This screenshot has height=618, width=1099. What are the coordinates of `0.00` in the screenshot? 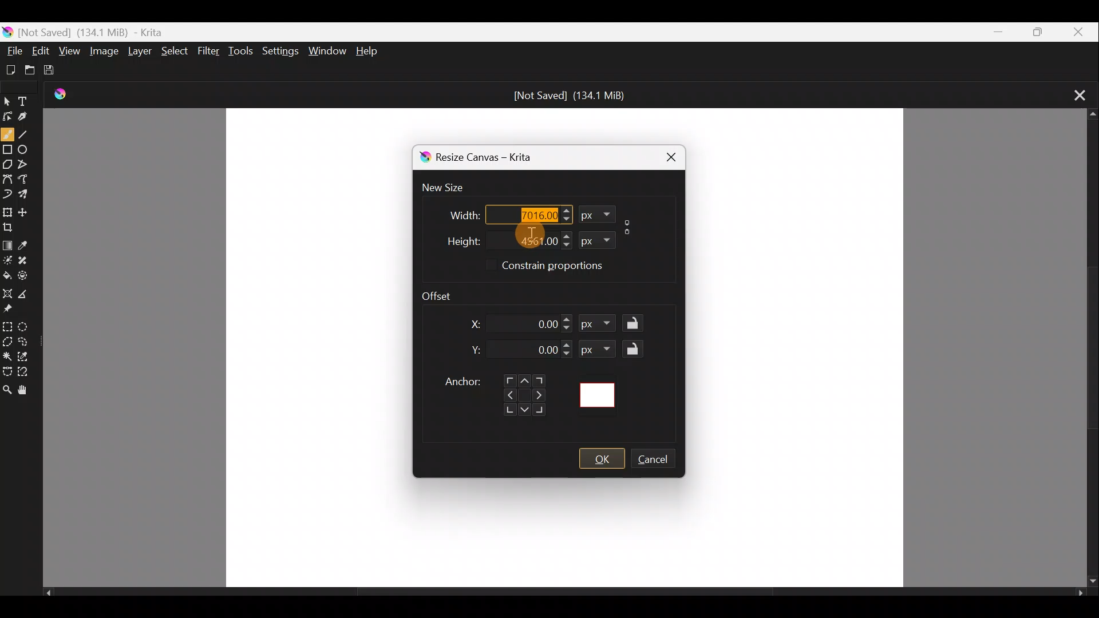 It's located at (537, 351).